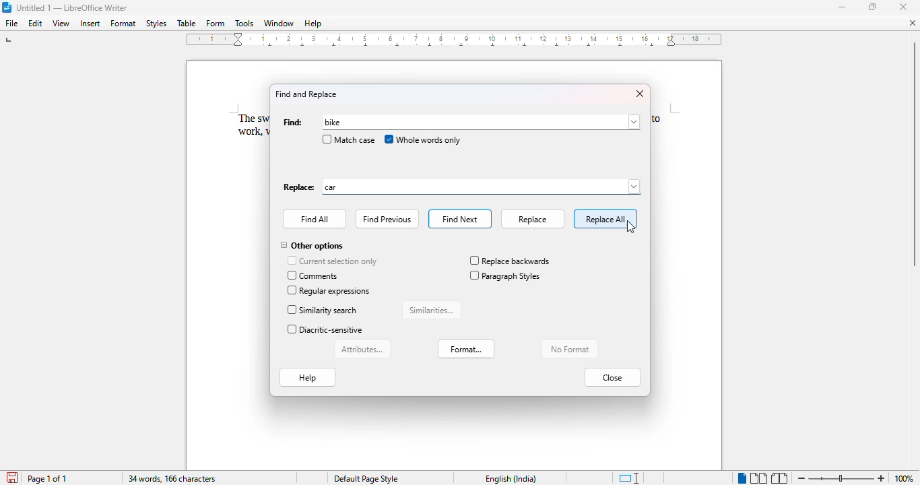  Describe the element at coordinates (332, 122) in the screenshot. I see `typing` at that location.